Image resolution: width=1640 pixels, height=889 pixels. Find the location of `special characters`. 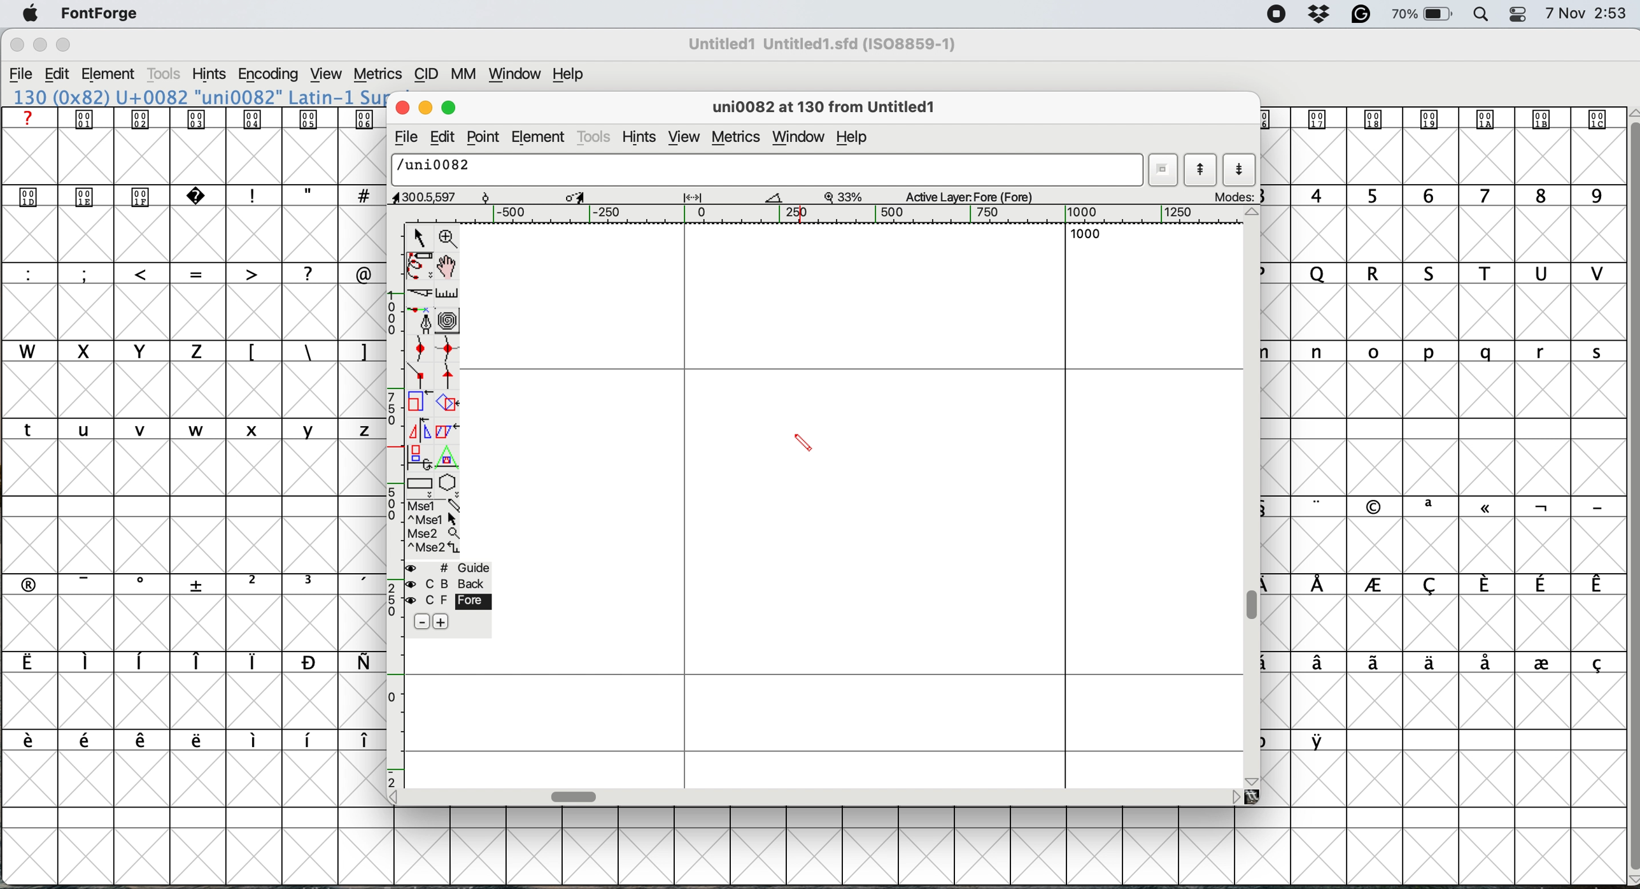

special characters is located at coordinates (1443, 586).